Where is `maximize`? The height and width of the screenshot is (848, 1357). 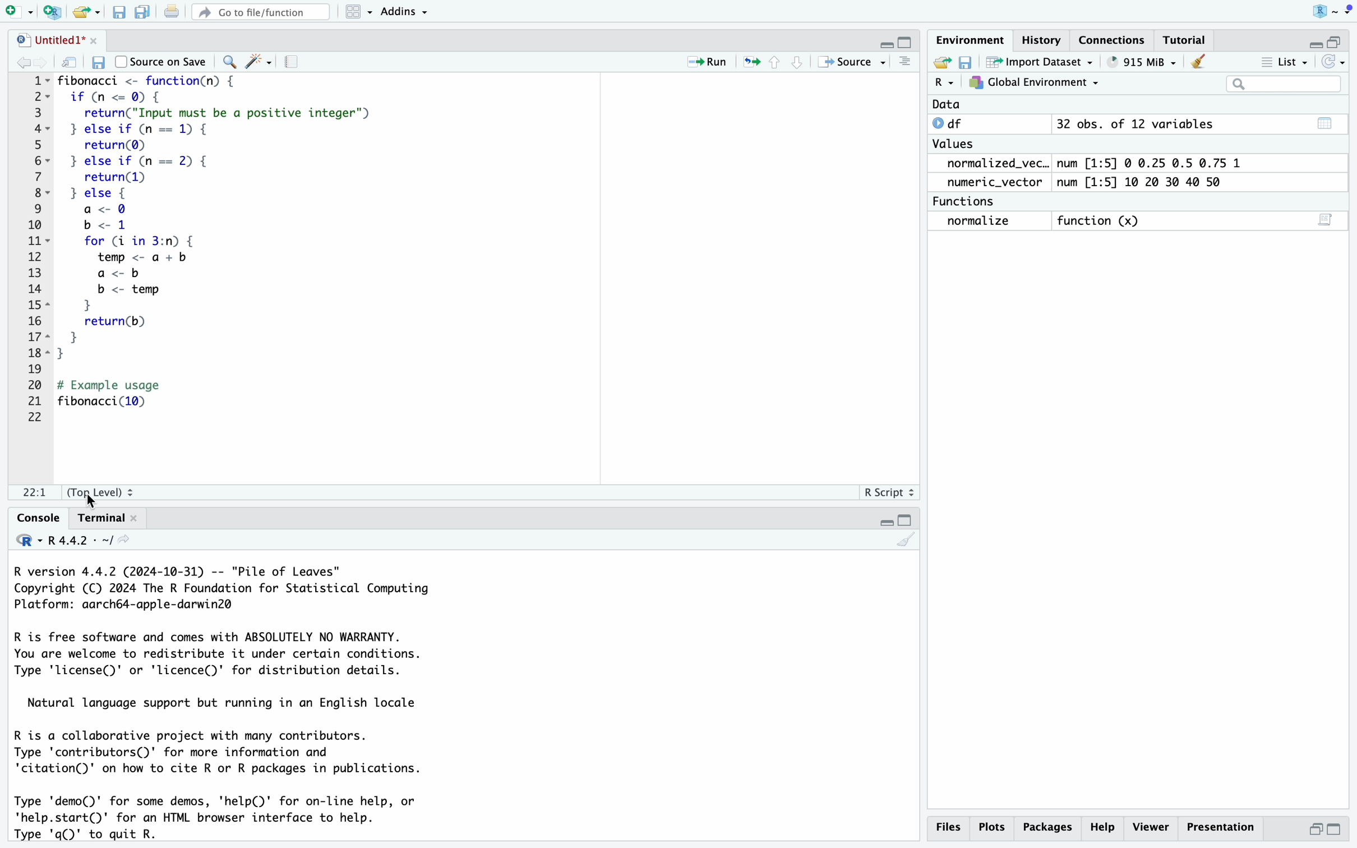 maximize is located at coordinates (1342, 830).